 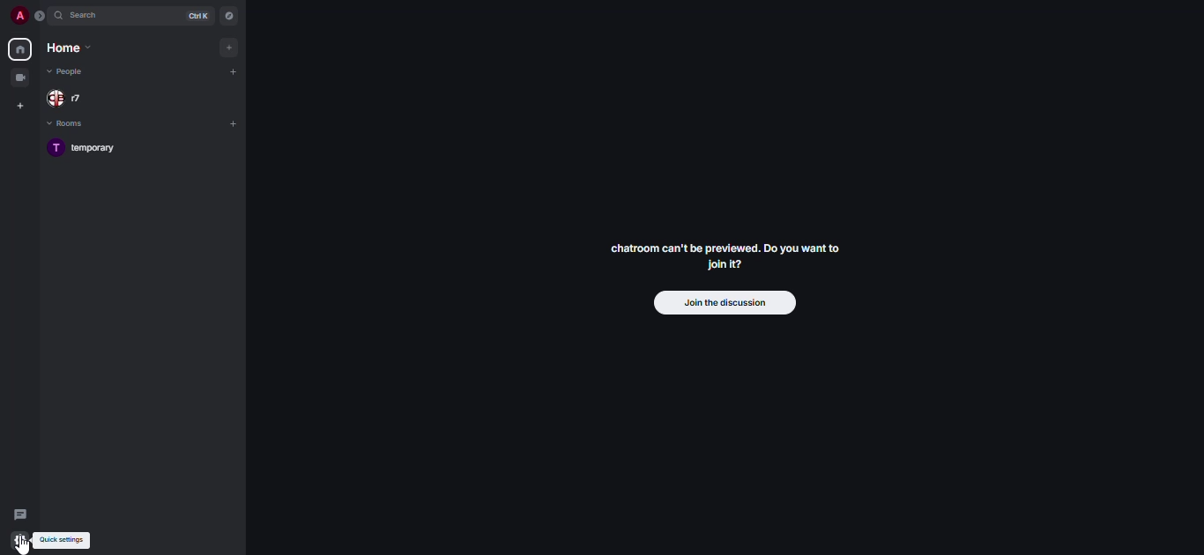 I want to click on home, so click(x=19, y=49).